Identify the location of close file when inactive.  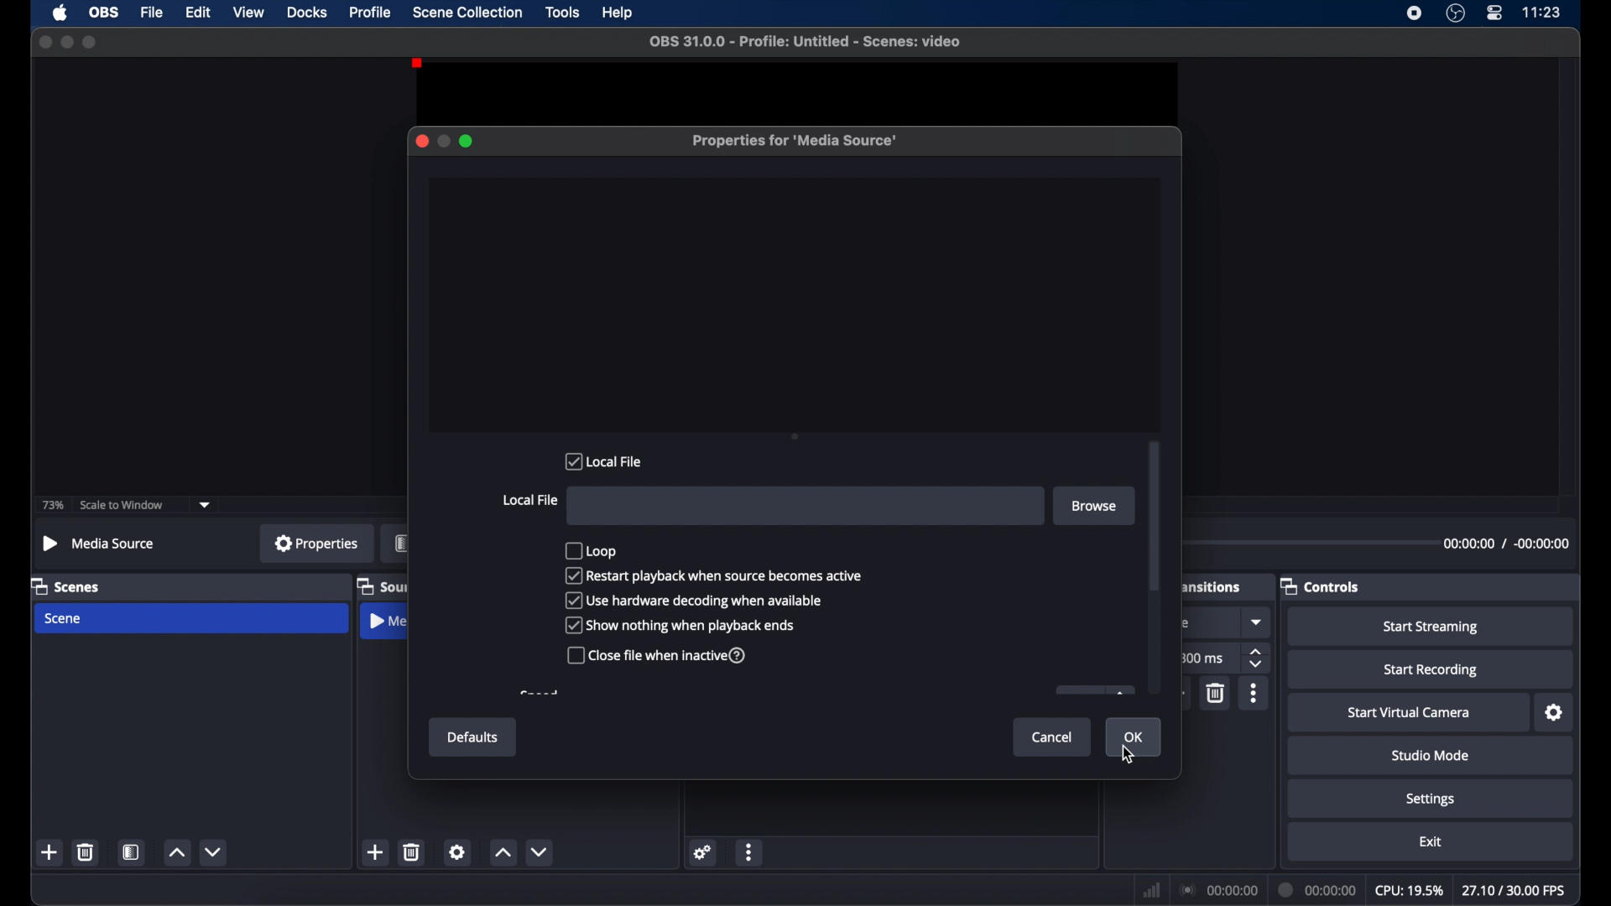
(656, 655).